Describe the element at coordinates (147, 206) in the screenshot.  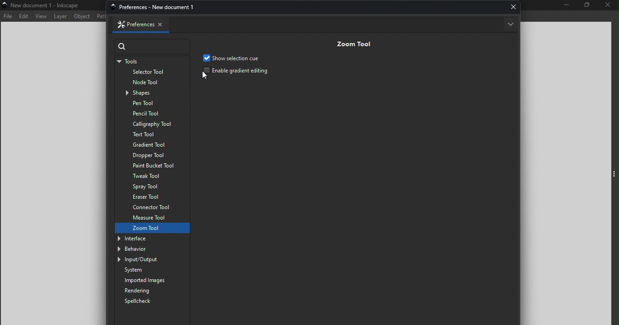
I see `Connector tool` at that location.